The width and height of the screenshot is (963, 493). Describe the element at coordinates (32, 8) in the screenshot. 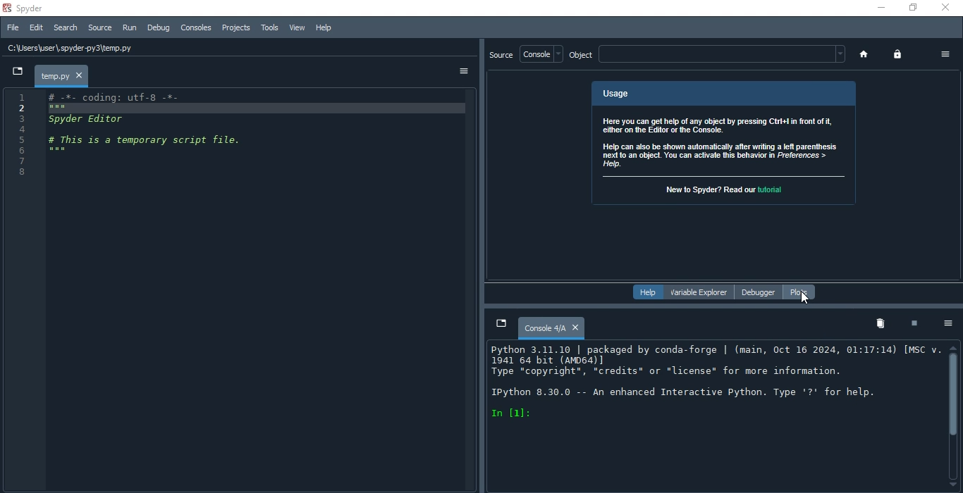

I see `Spyder` at that location.